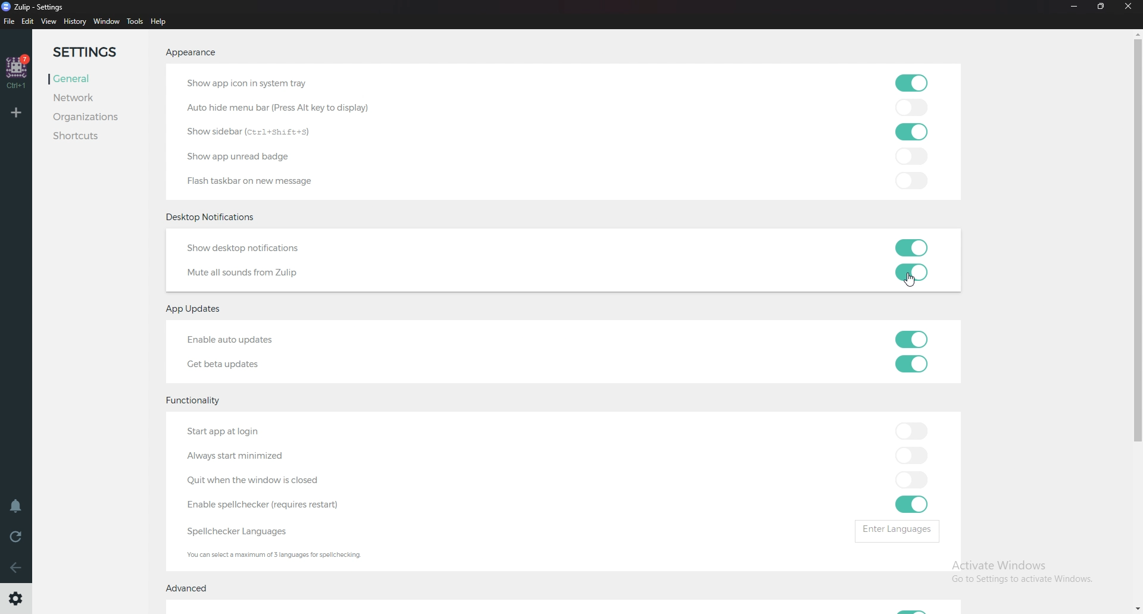 This screenshot has width=1143, height=614. What do you see at coordinates (226, 365) in the screenshot?
I see `Get beta updates` at bounding box center [226, 365].